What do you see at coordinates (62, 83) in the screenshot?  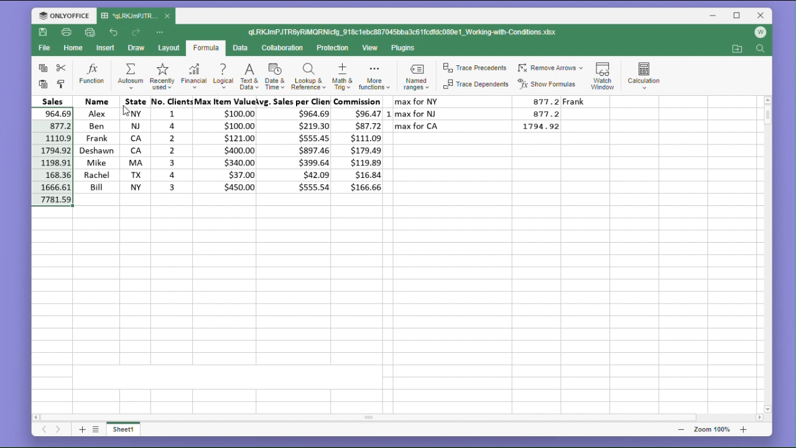 I see `format painter` at bounding box center [62, 83].